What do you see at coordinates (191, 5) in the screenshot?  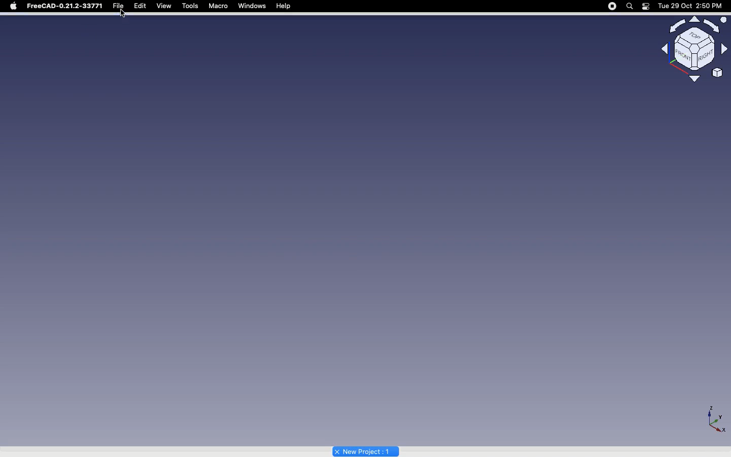 I see `Tools` at bounding box center [191, 5].